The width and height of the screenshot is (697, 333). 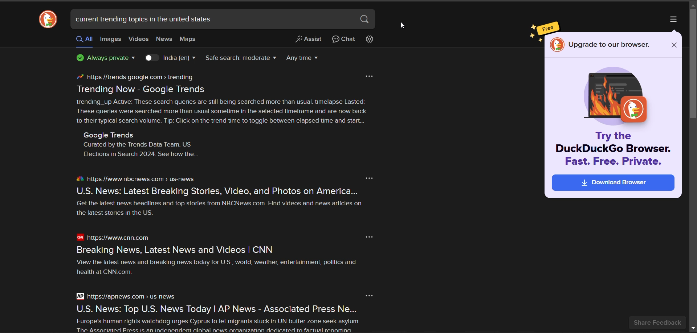 I want to click on share feedback, so click(x=657, y=322).